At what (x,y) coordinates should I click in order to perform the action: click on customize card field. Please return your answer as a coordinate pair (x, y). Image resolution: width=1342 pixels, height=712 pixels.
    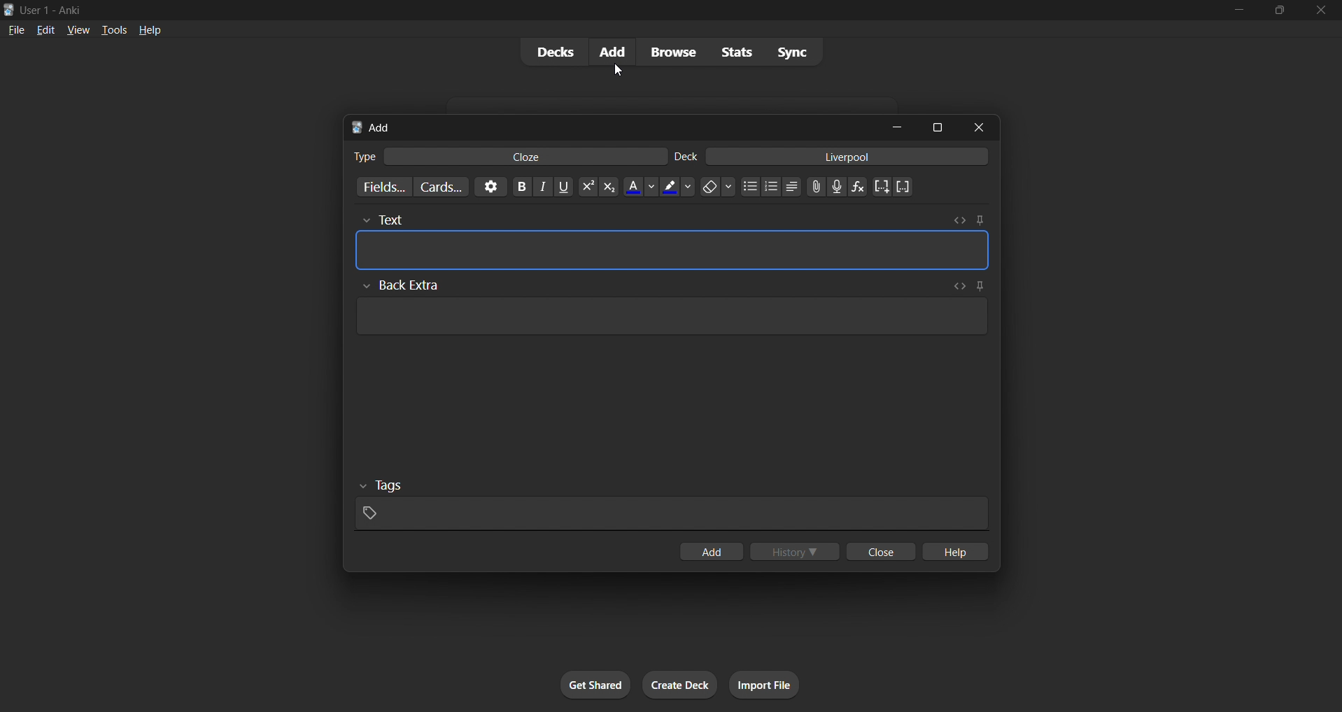
    Looking at the image, I should click on (386, 184).